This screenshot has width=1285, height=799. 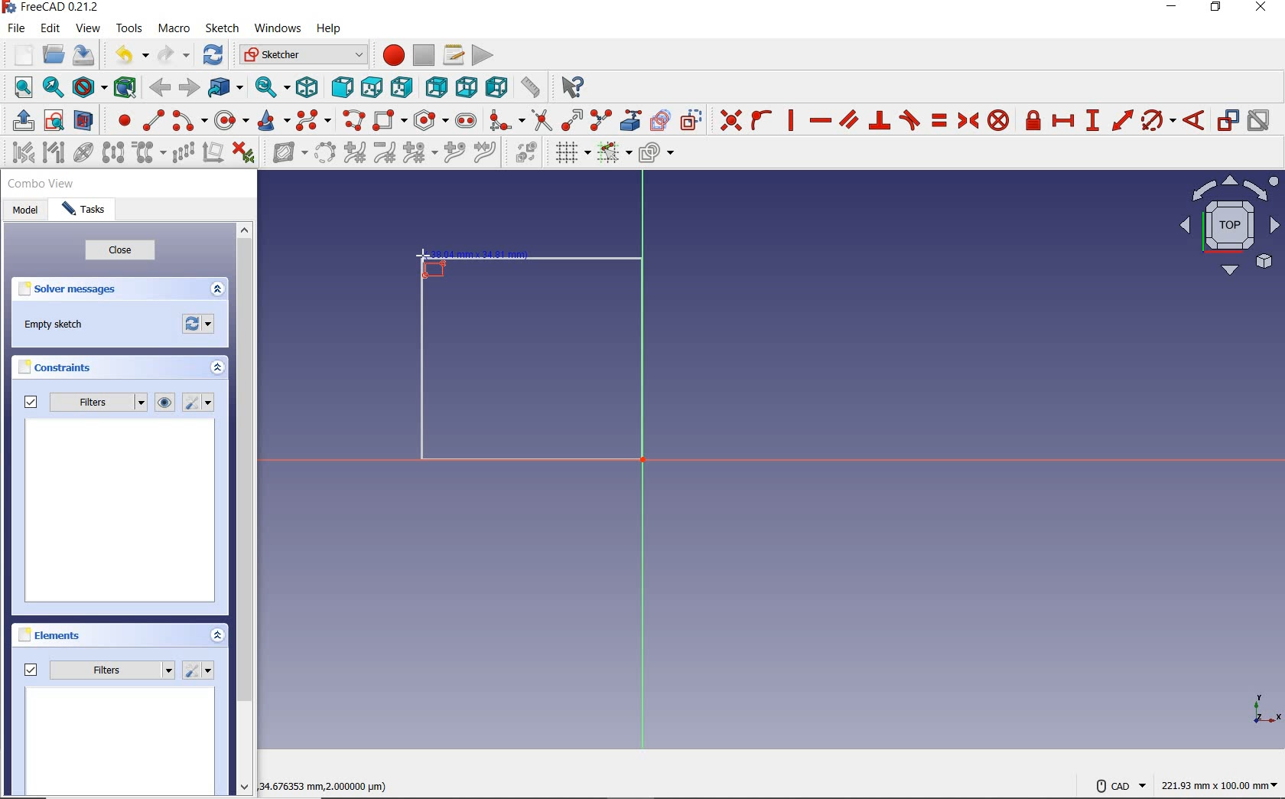 What do you see at coordinates (1121, 781) in the screenshot?
I see `cad` at bounding box center [1121, 781].